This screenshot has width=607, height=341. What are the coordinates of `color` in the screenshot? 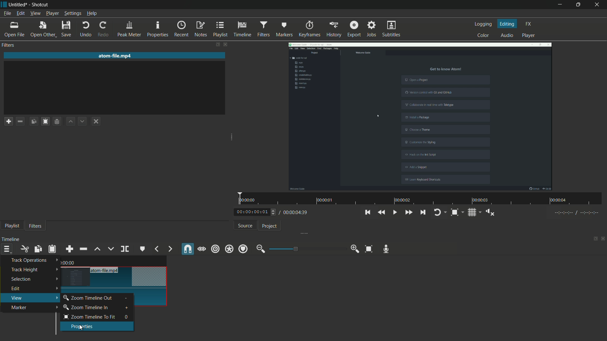 It's located at (484, 35).